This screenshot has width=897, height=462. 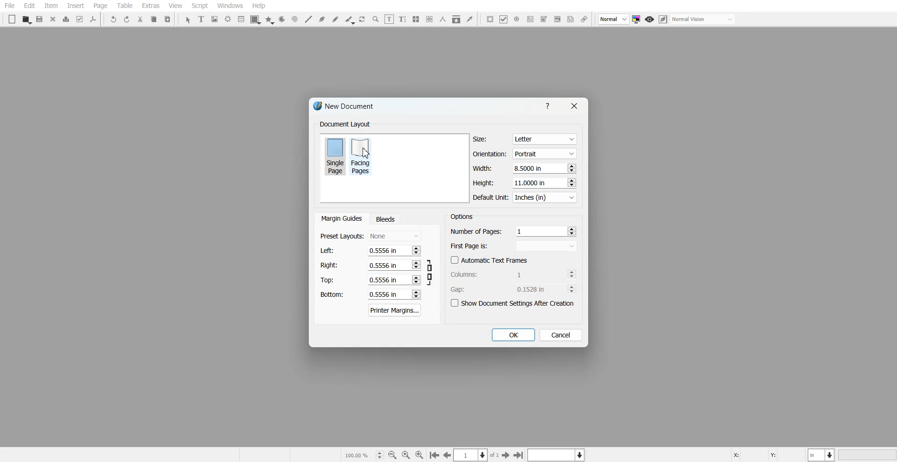 I want to click on Windows, so click(x=230, y=6).